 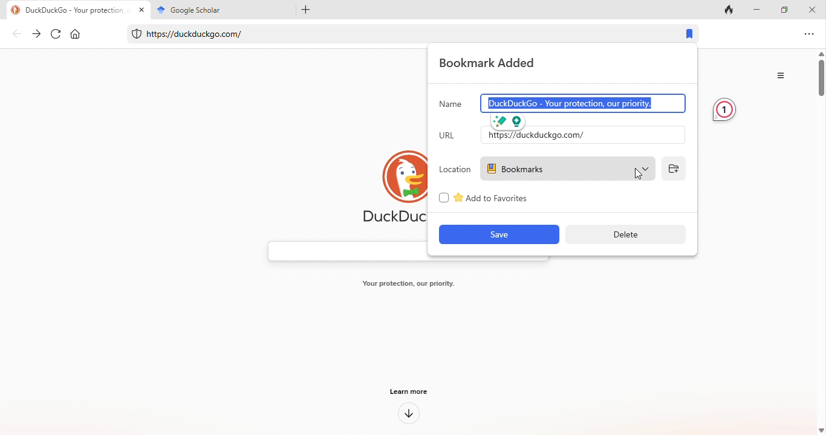 I want to click on refresh, so click(x=57, y=34).